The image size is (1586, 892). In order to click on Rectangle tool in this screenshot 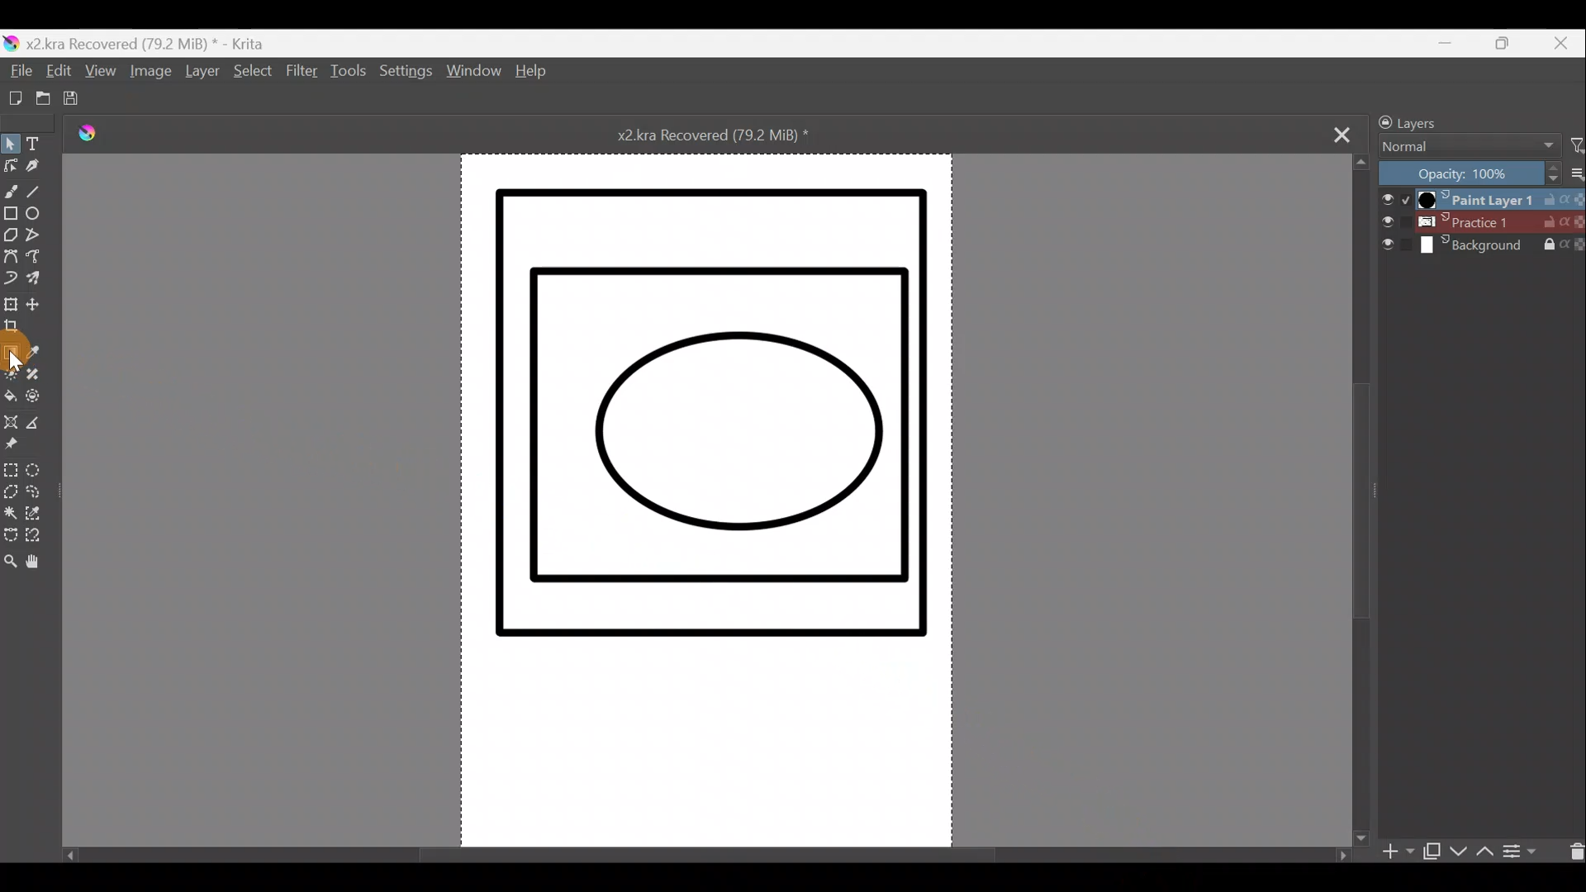, I will do `click(10, 216)`.